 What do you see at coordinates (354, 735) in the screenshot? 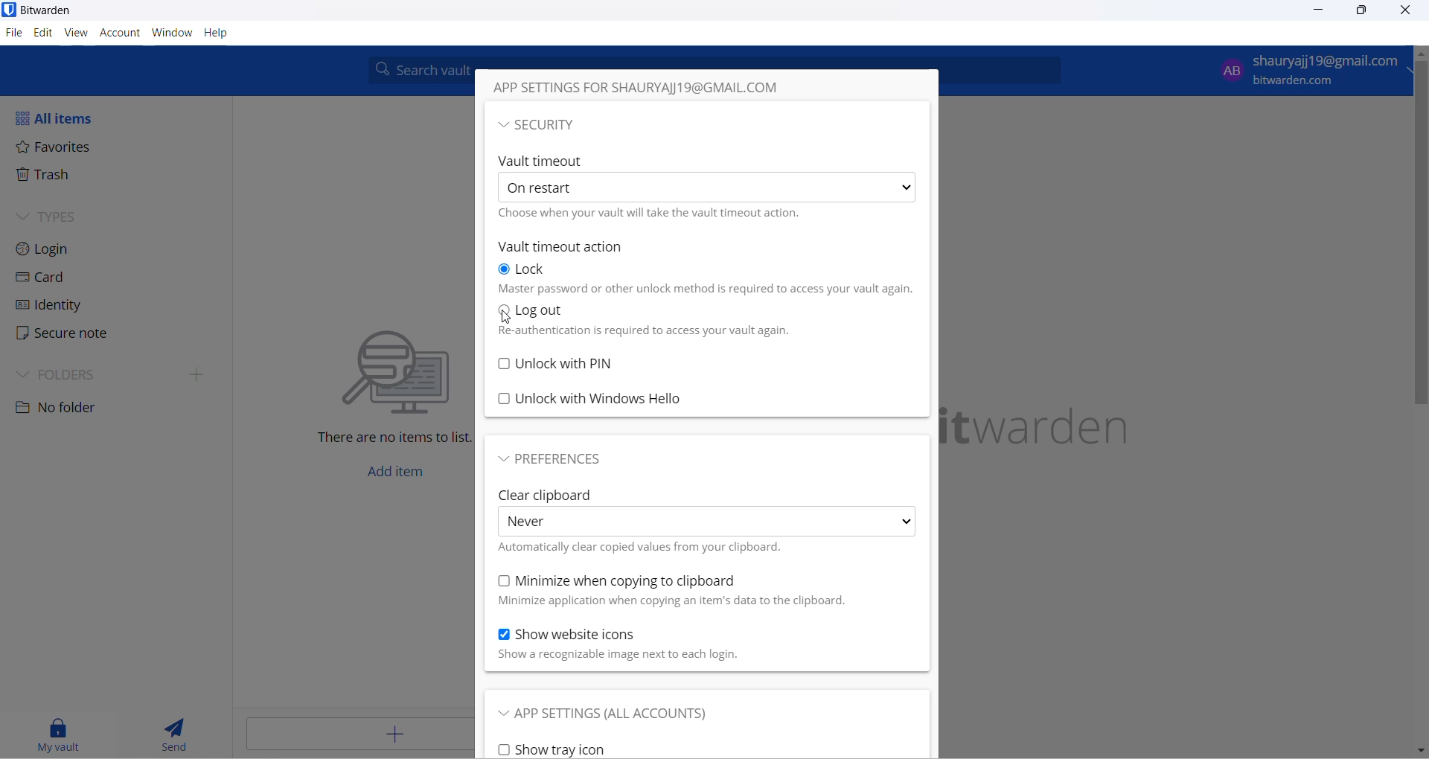
I see `add button` at bounding box center [354, 735].